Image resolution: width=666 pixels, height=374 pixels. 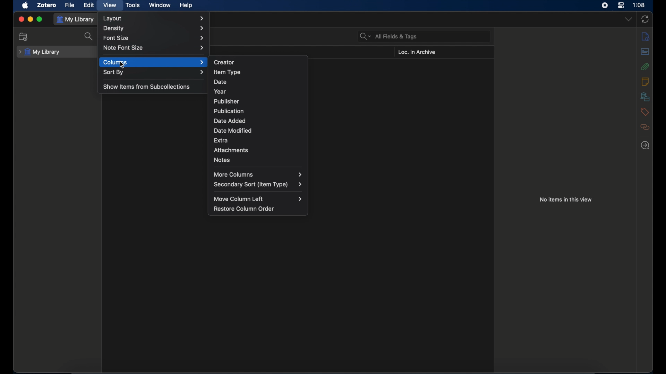 What do you see at coordinates (230, 121) in the screenshot?
I see `date added` at bounding box center [230, 121].